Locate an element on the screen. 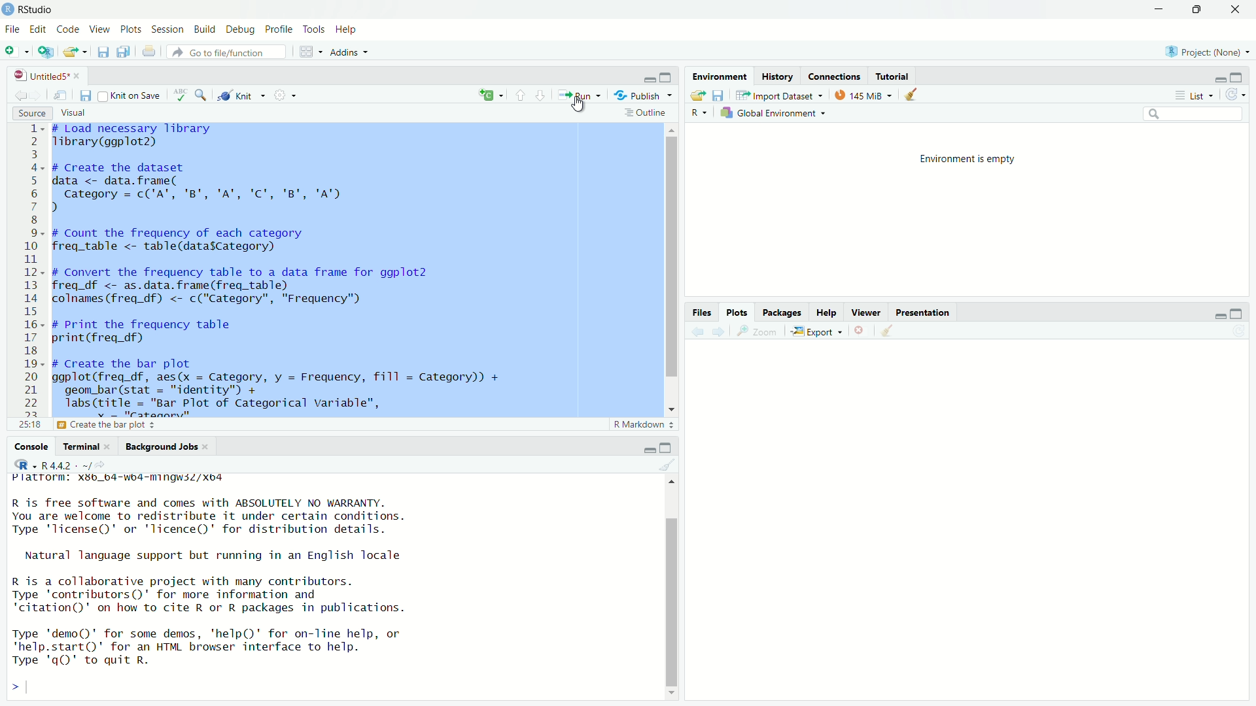 This screenshot has width=1256, height=706. find and replace is located at coordinates (201, 97).